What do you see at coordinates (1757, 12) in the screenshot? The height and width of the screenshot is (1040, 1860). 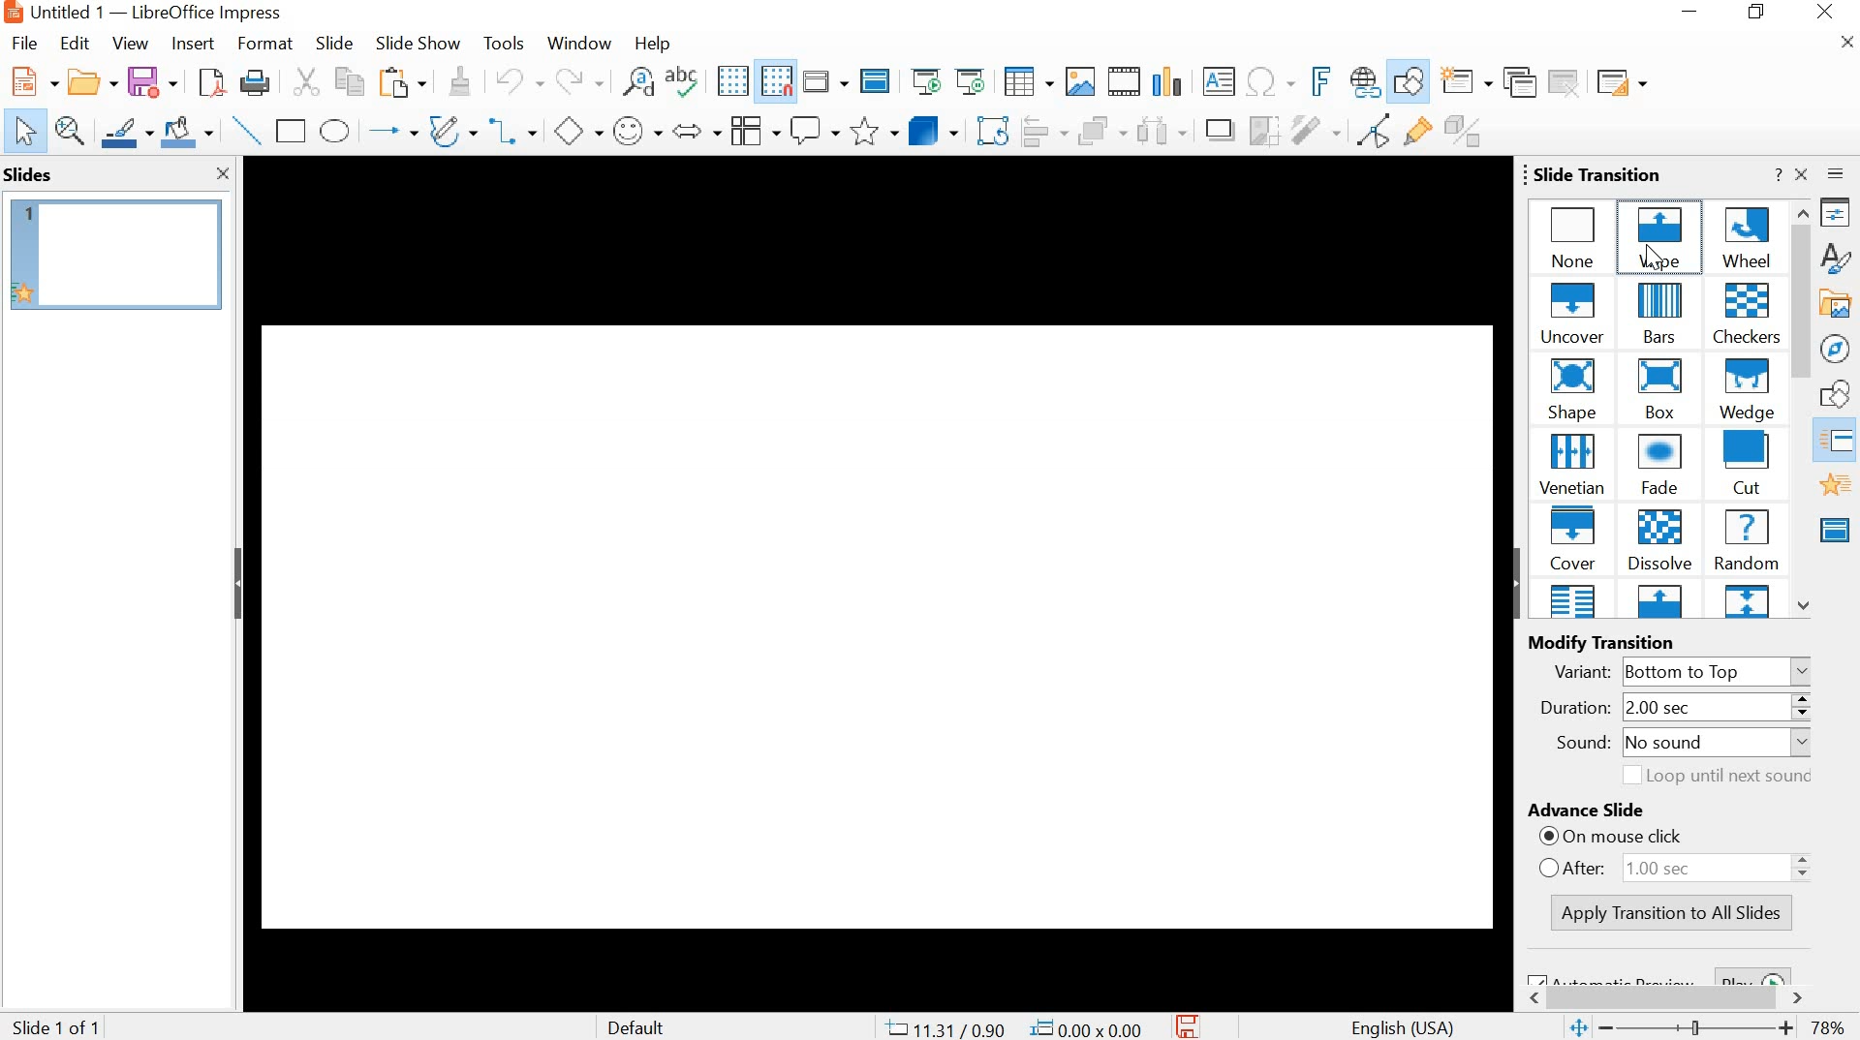 I see `RESTORE DOWN` at bounding box center [1757, 12].